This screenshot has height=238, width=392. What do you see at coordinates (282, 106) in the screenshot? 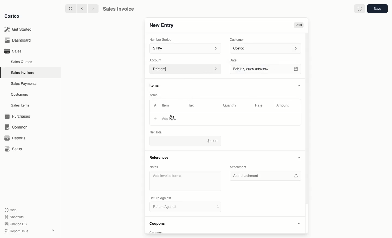
I see `Amount` at bounding box center [282, 106].